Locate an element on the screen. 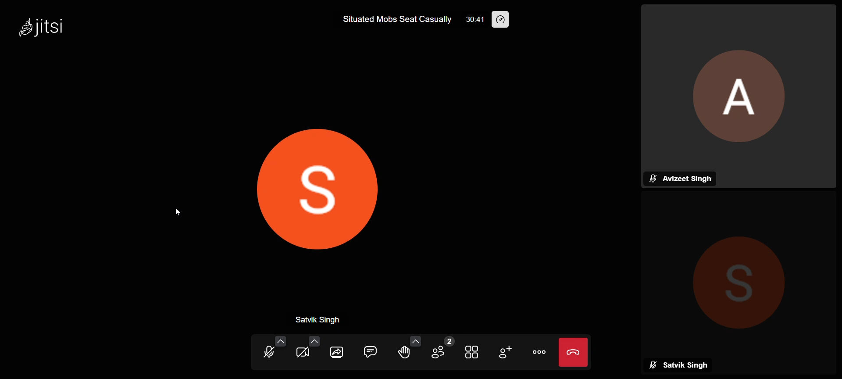 This screenshot has width=842, height=379. satvik singh is located at coordinates (681, 364).